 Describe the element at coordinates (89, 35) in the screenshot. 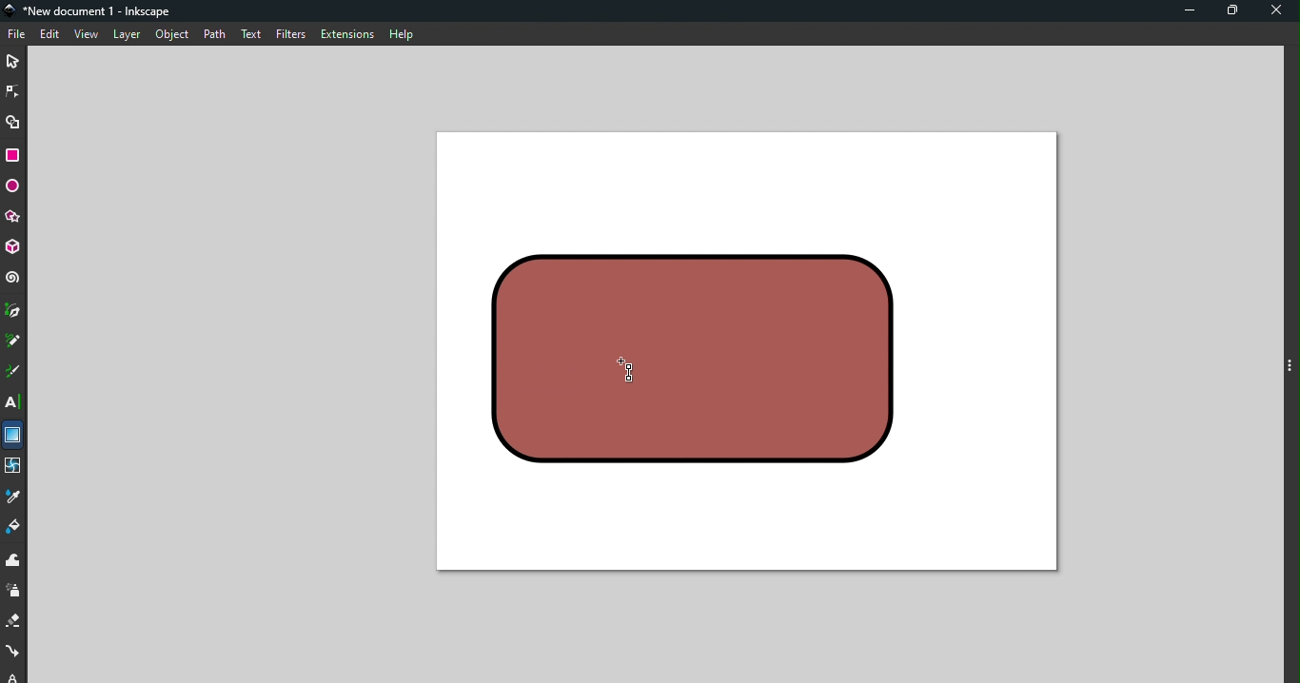

I see `View` at that location.